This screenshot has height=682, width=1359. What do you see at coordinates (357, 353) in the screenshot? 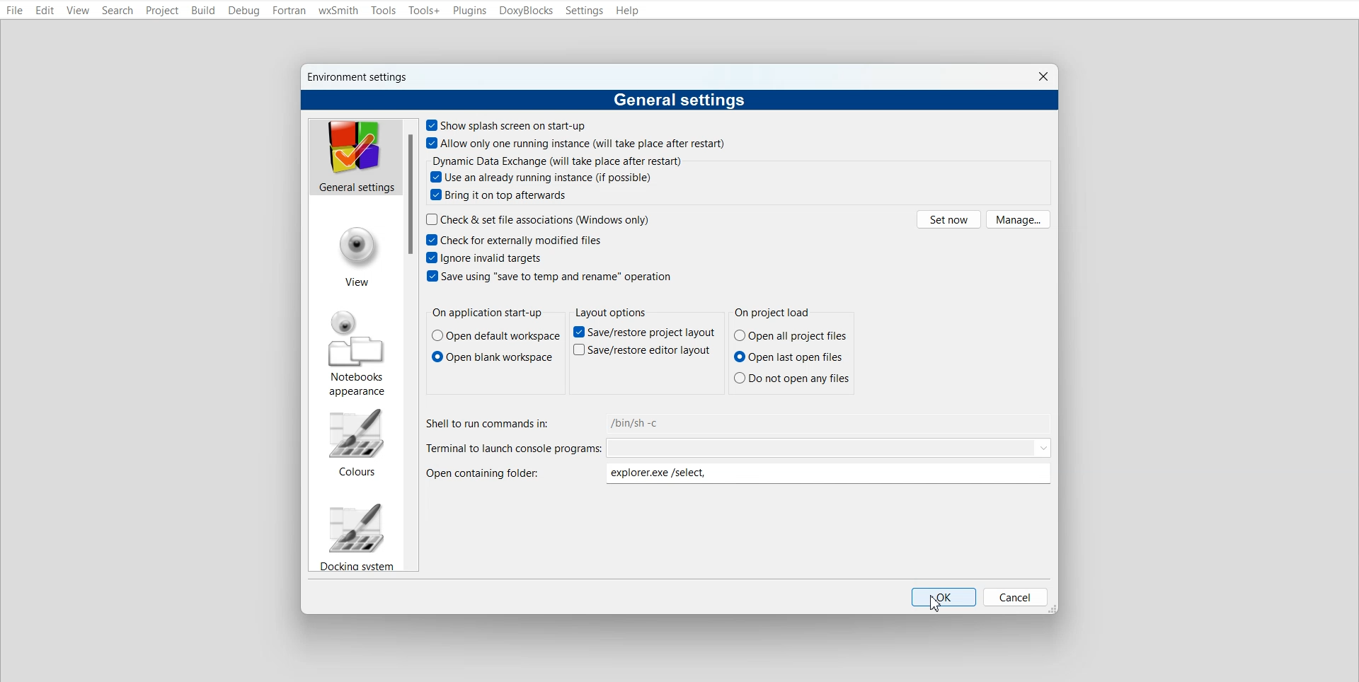
I see `Notebooks appearance` at bounding box center [357, 353].